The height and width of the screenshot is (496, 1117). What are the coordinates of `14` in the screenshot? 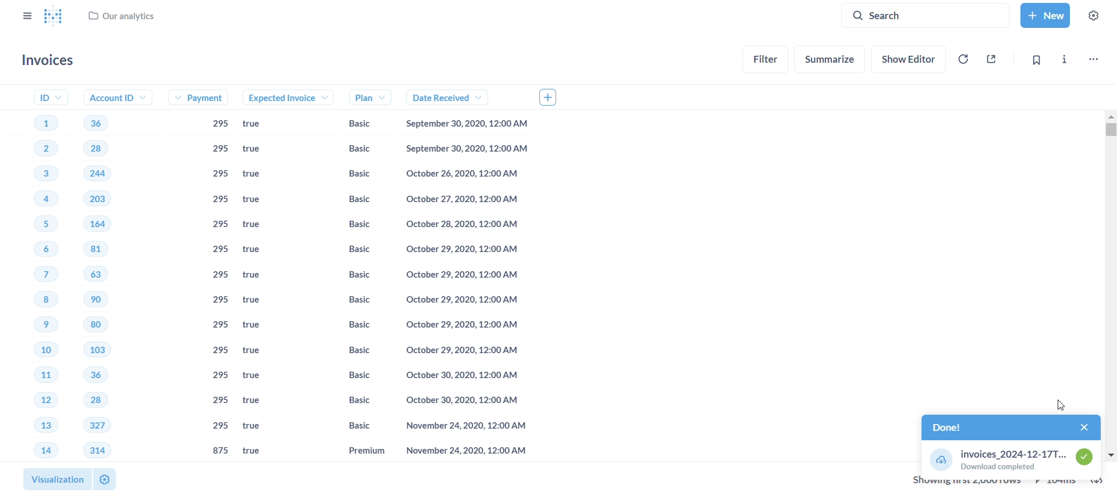 It's located at (37, 451).